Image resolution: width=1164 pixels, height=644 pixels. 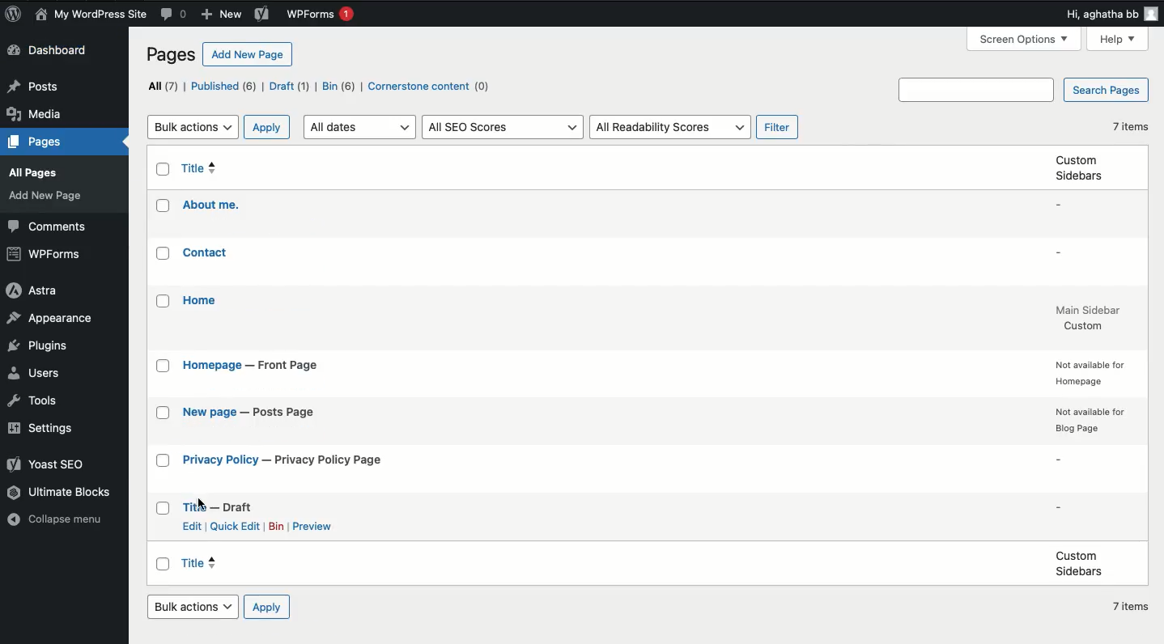 I want to click on Search pages, so click(x=1105, y=89).